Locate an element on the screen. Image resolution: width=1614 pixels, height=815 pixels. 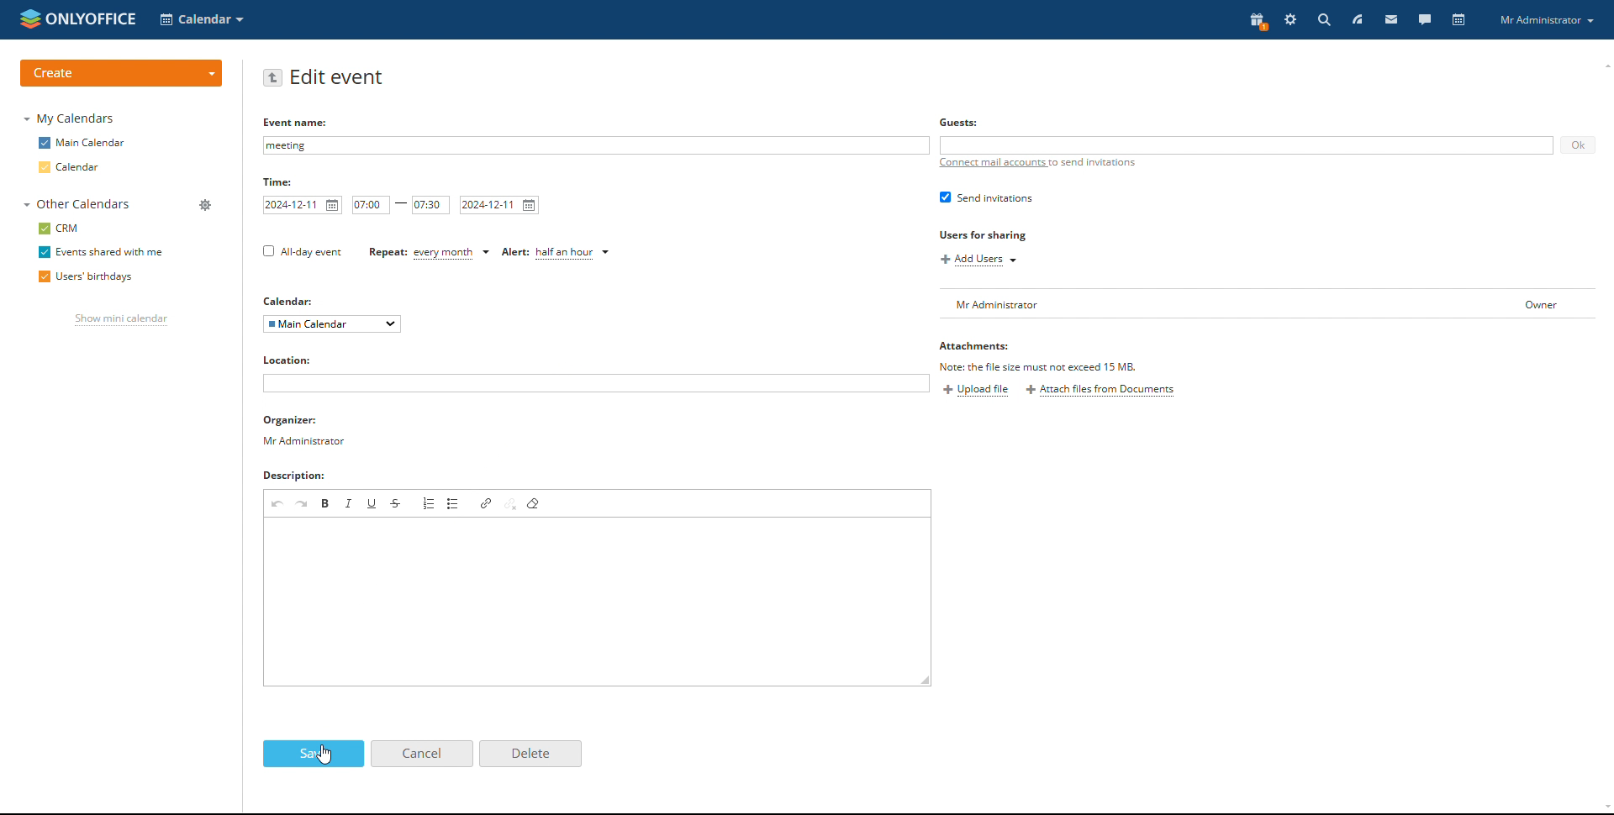
all-day event checkbox is located at coordinates (300, 252).